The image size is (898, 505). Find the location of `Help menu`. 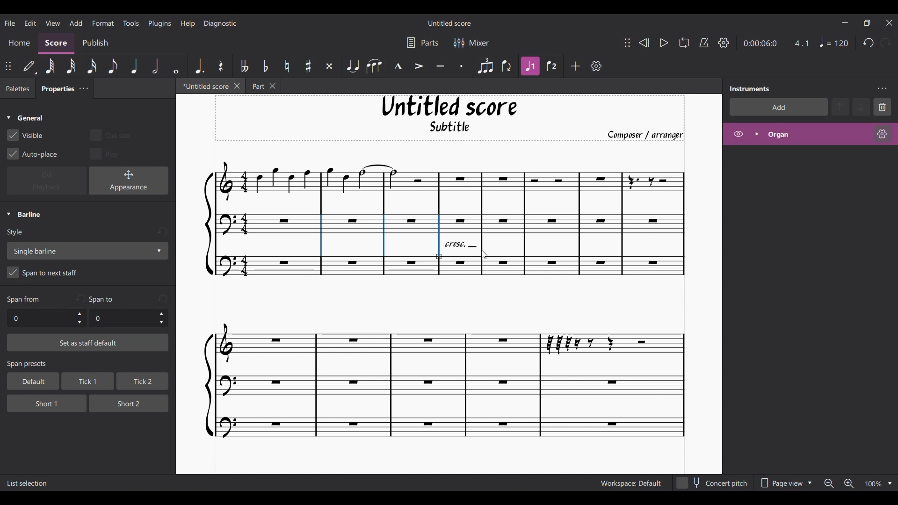

Help menu is located at coordinates (188, 23).